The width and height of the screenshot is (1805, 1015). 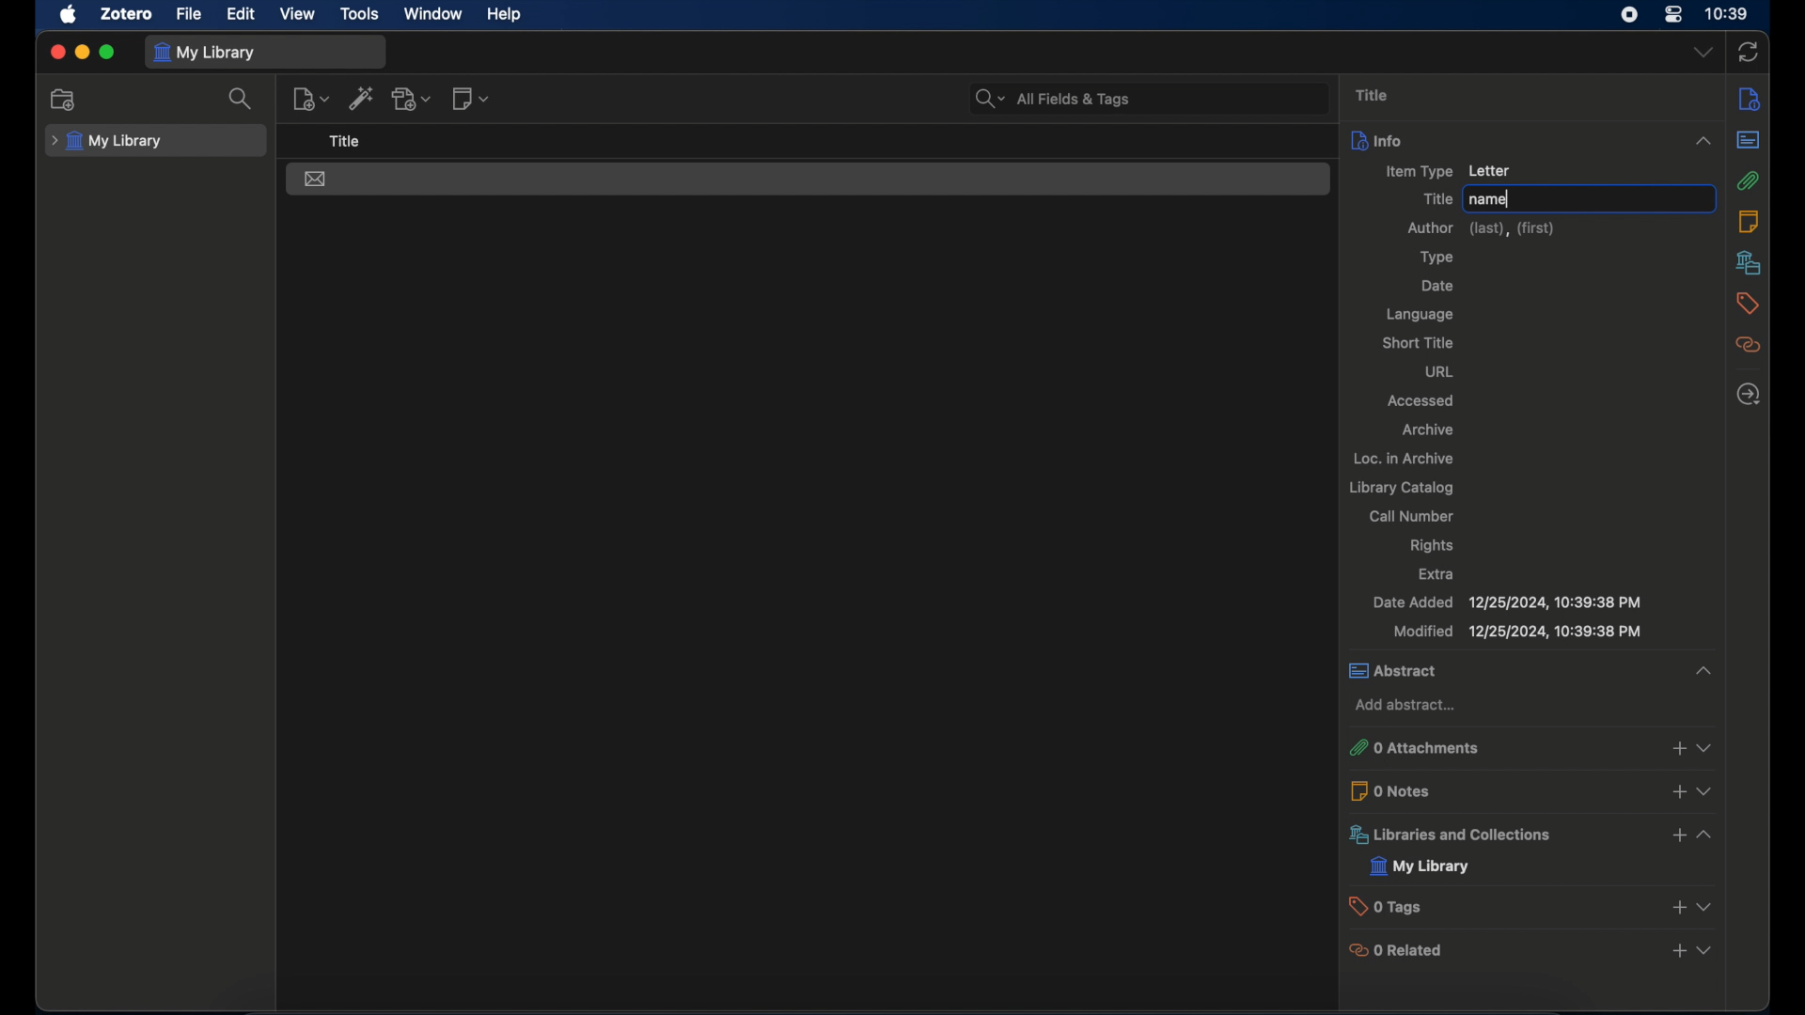 What do you see at coordinates (317, 180) in the screenshot?
I see `letter` at bounding box center [317, 180].